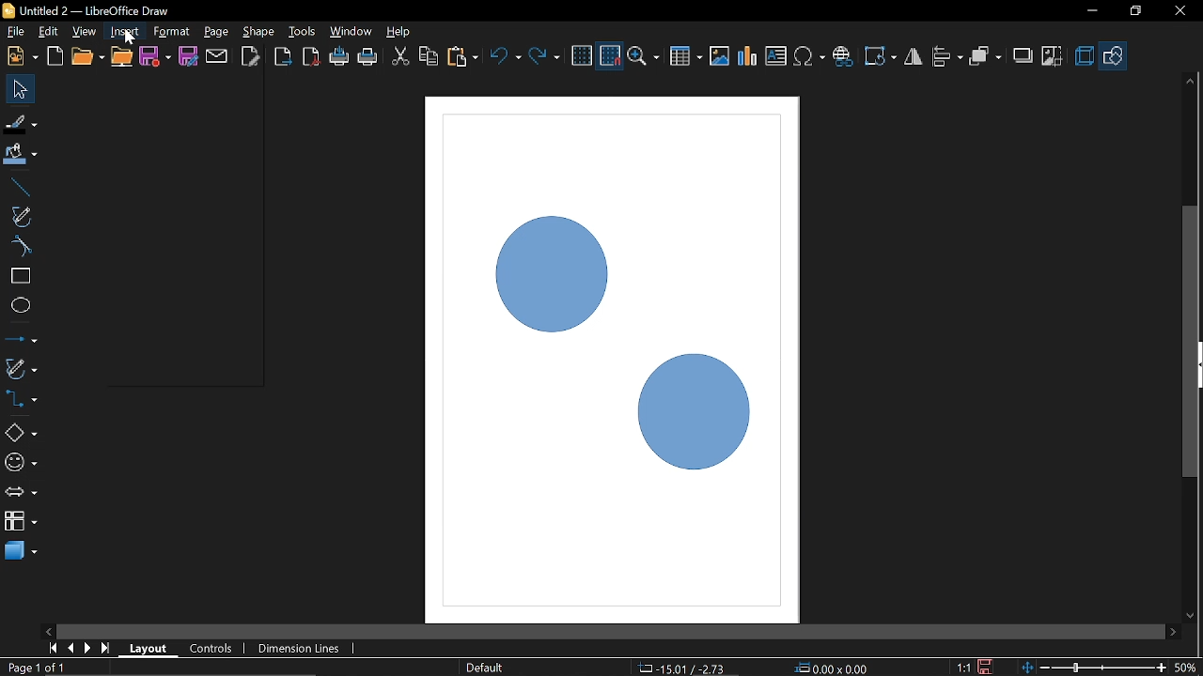 This screenshot has width=1203, height=676. I want to click on Help, so click(400, 31).